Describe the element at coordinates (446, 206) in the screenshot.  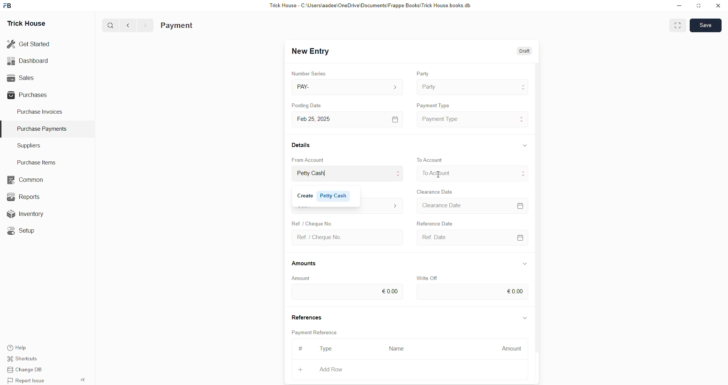
I see `Clearance Date` at that location.